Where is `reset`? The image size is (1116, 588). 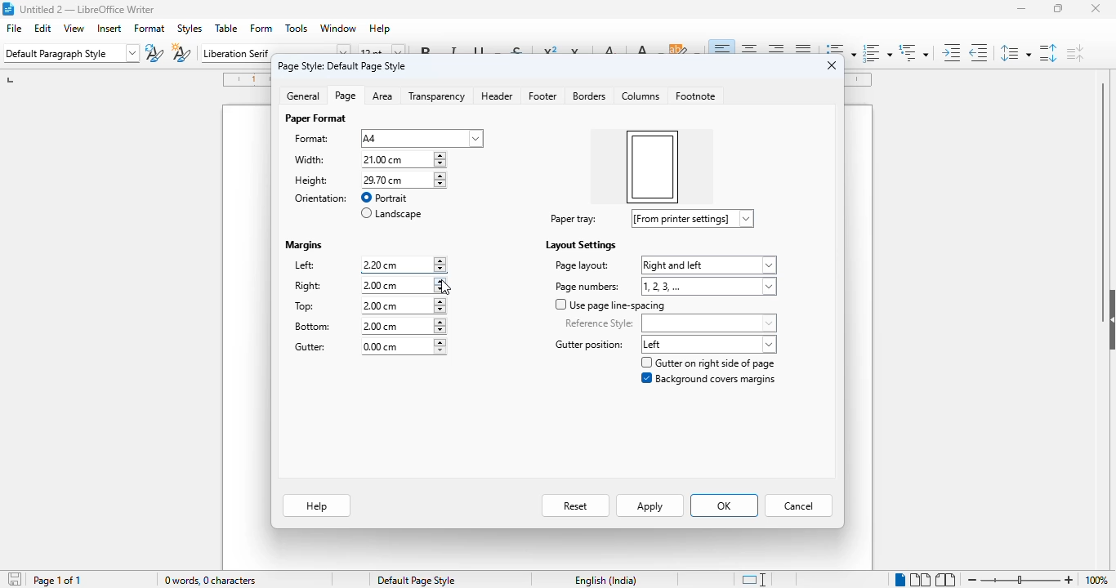
reset is located at coordinates (574, 506).